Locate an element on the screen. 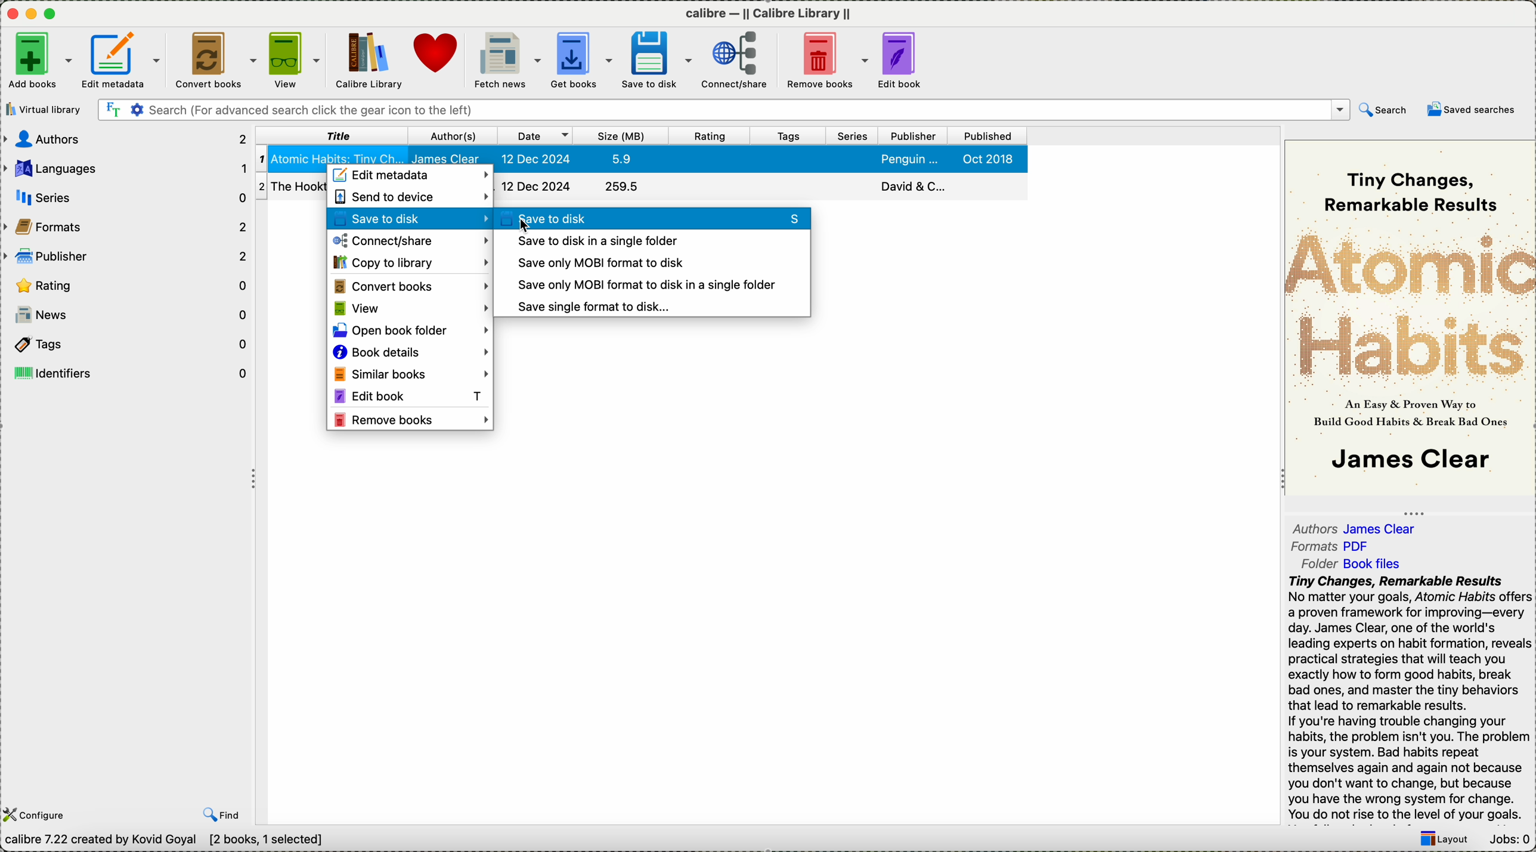 The height and width of the screenshot is (852, 1536). formats is located at coordinates (1333, 547).